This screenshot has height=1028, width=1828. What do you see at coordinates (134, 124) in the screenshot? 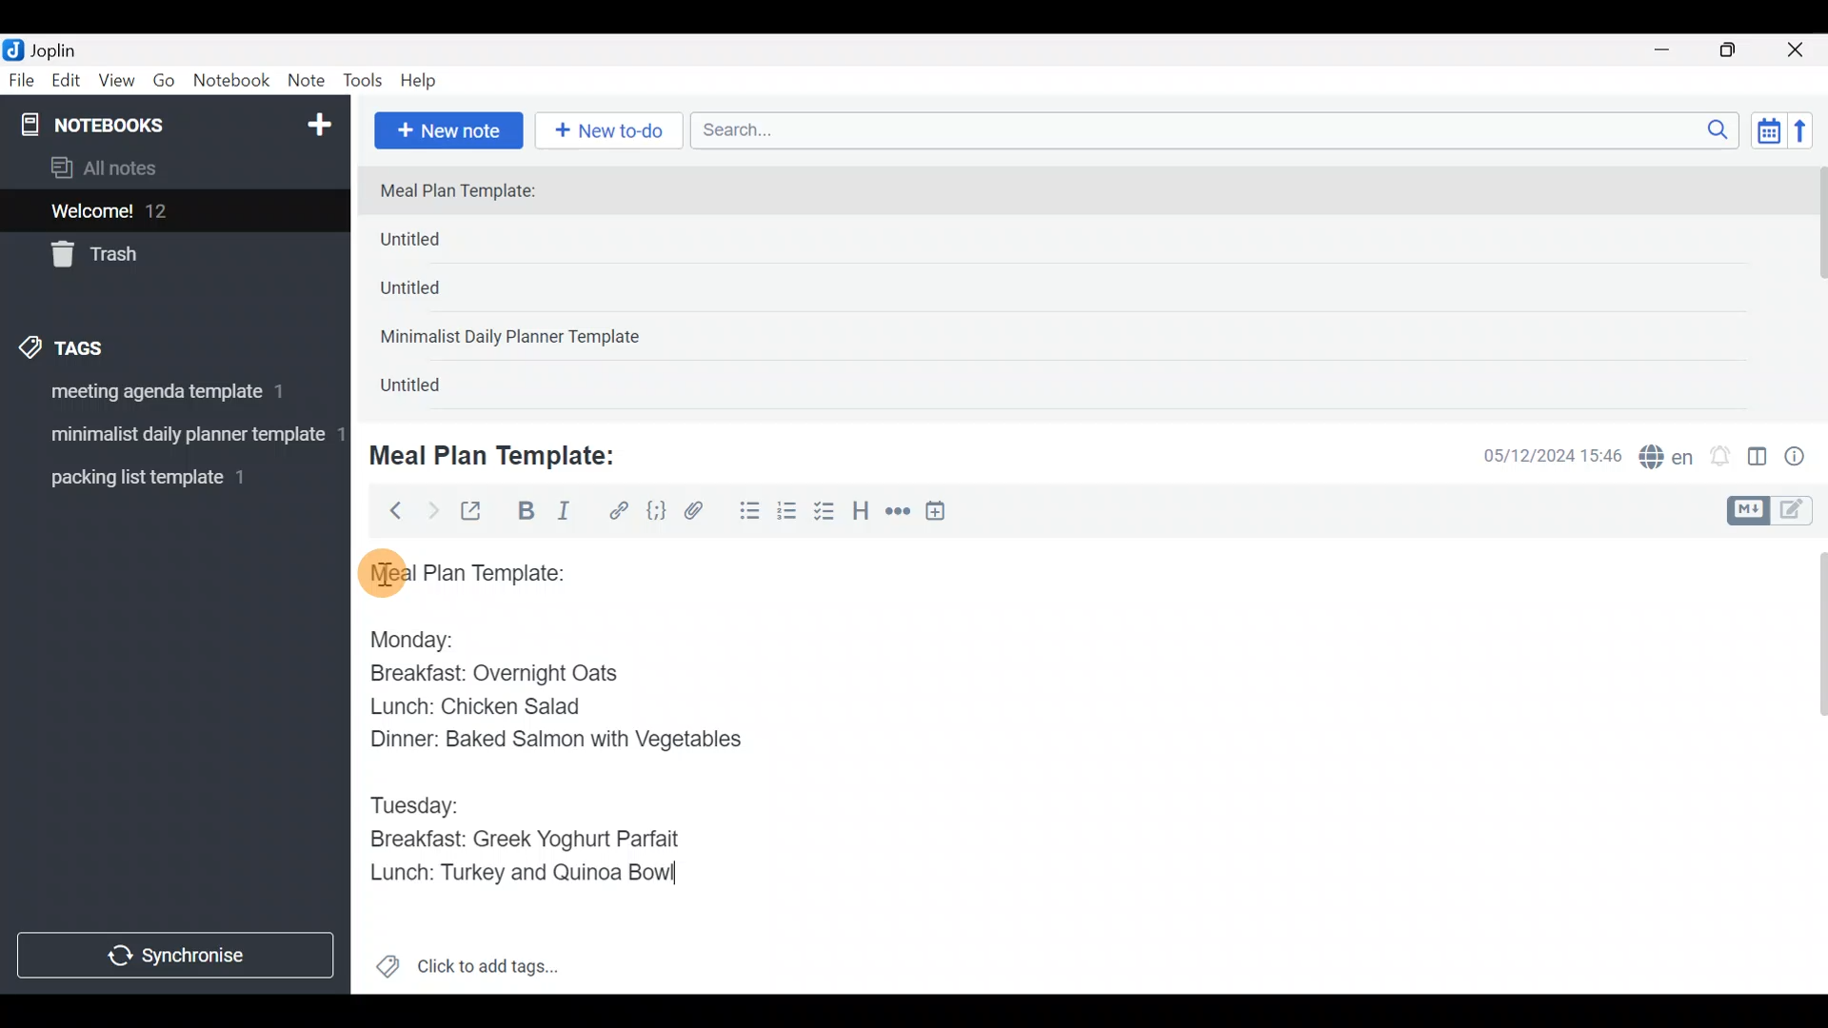
I see `Notebooks` at bounding box center [134, 124].